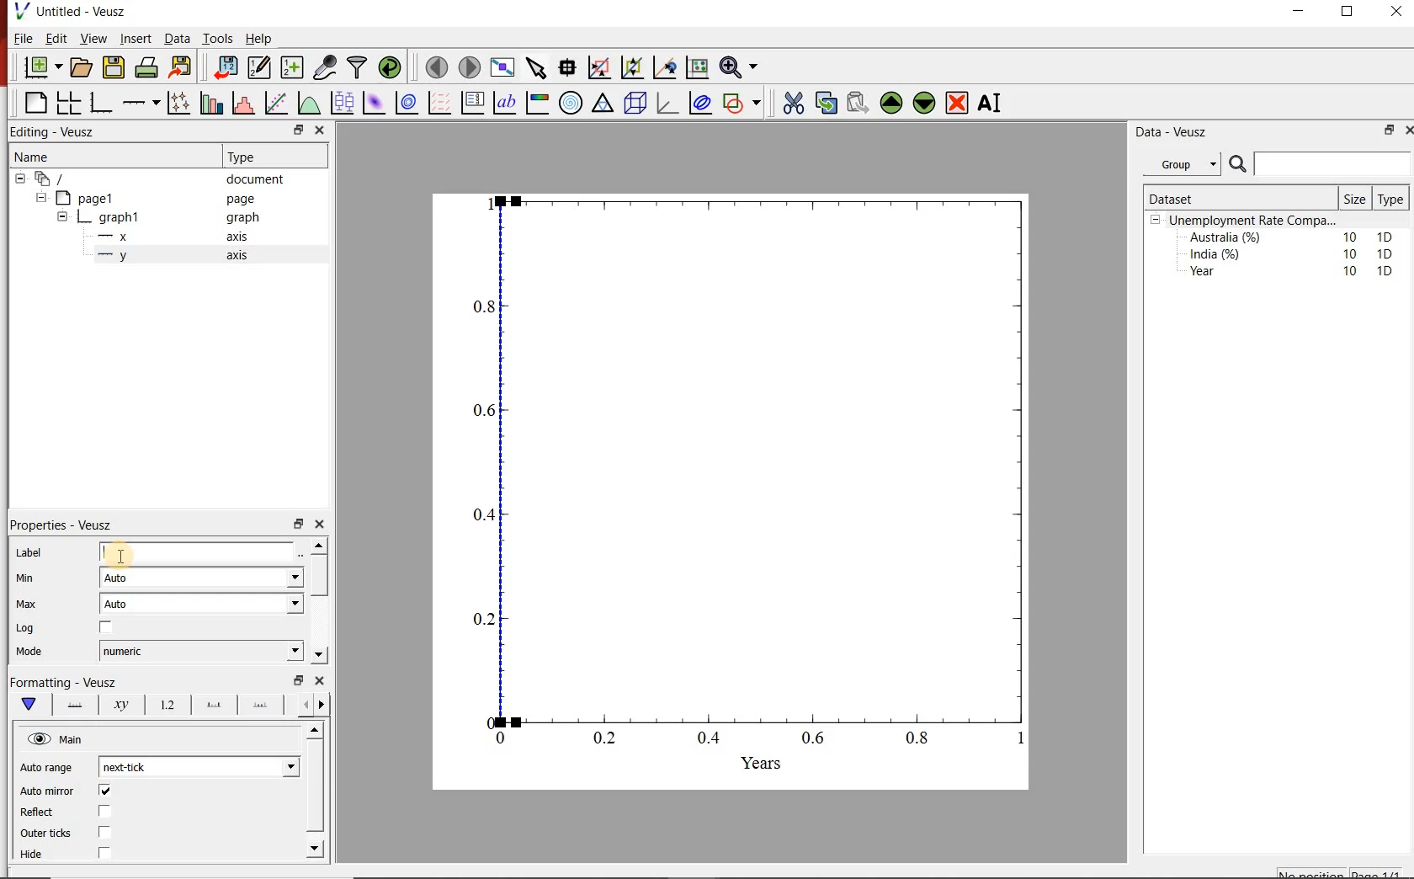  I want to click on plot 2d datasets as image, so click(374, 103).